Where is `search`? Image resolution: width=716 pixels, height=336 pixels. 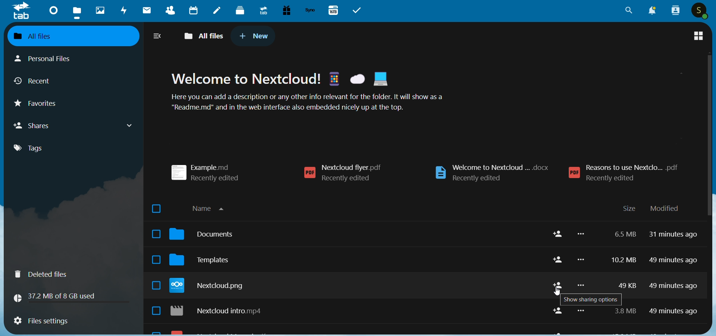
search is located at coordinates (630, 11).